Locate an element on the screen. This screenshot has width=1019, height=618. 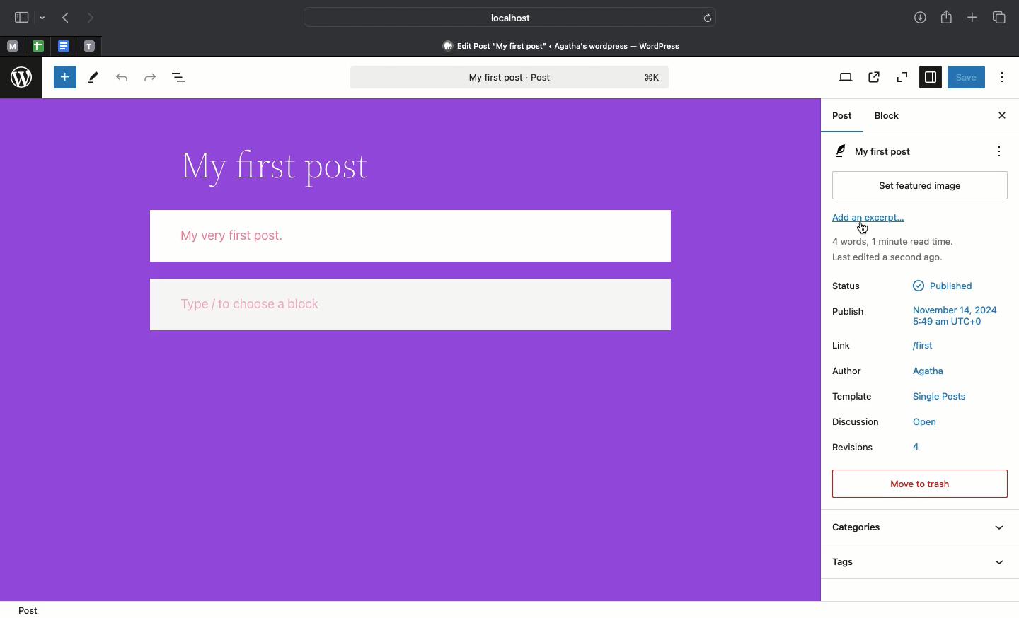
M tabs is located at coordinates (11, 45).